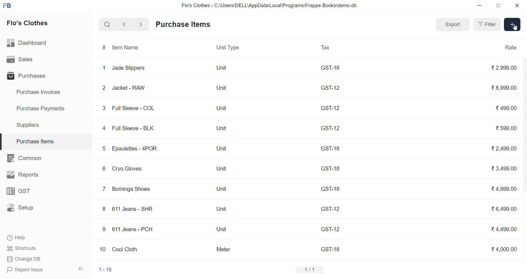 The image size is (527, 279). I want to click on Reports, so click(23, 175).